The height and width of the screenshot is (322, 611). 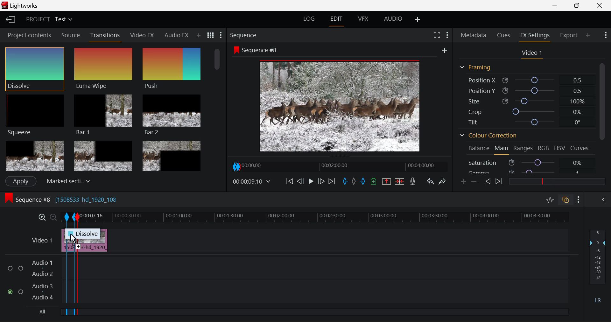 I want to click on Position Y, so click(x=523, y=89).